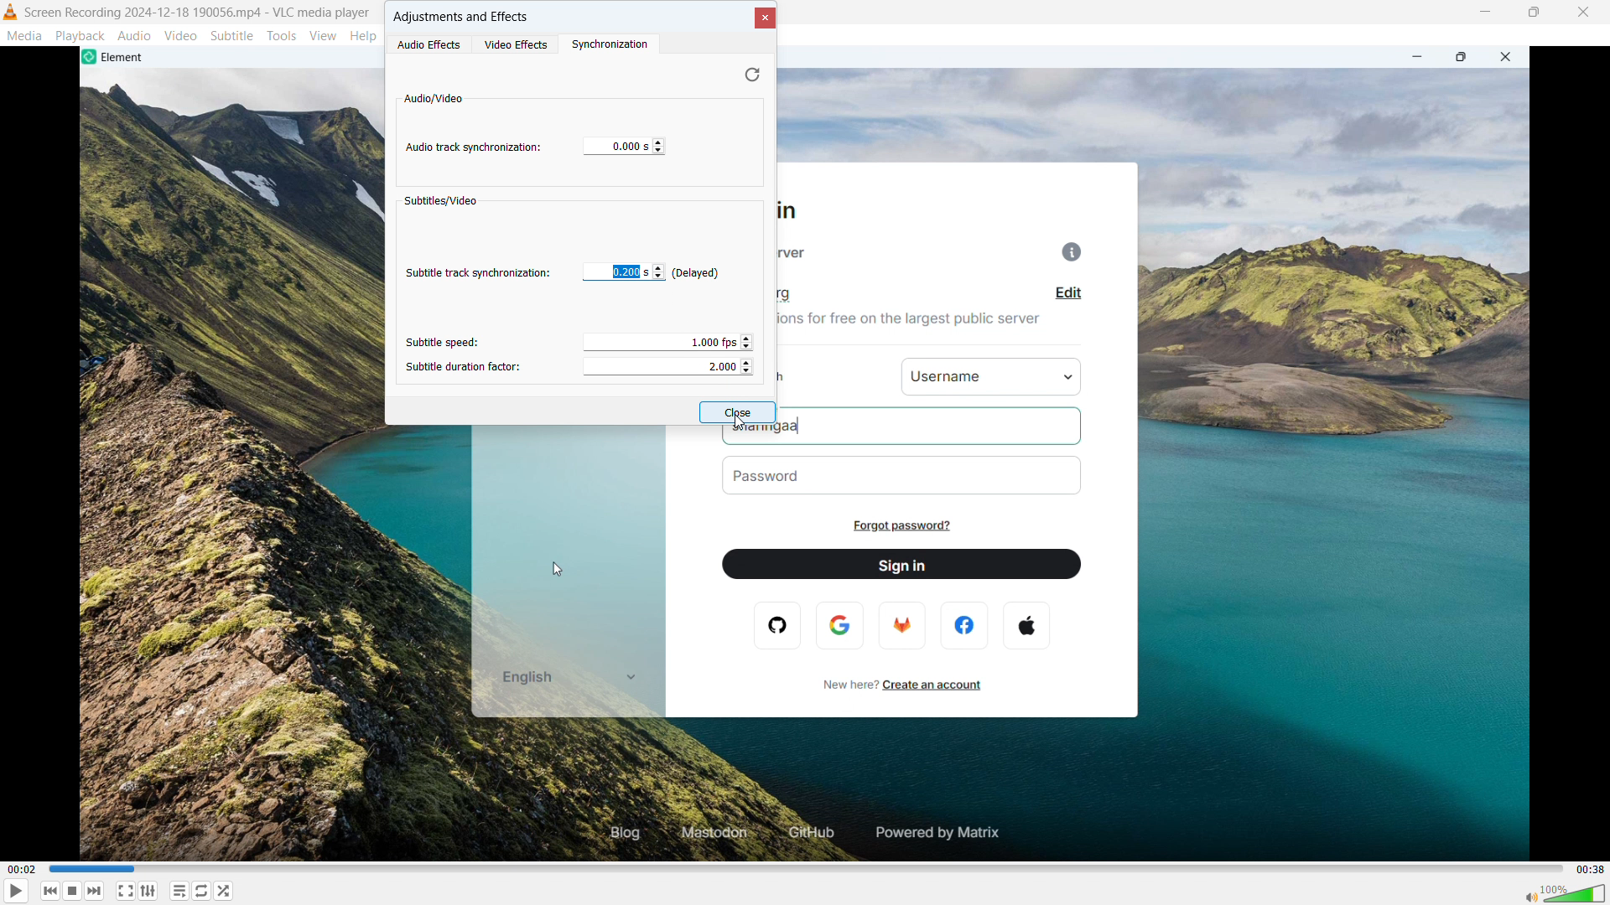 The height and width of the screenshot is (905, 1610). What do you see at coordinates (918, 326) in the screenshot?
I see `join millions for free on the largest public server.` at bounding box center [918, 326].